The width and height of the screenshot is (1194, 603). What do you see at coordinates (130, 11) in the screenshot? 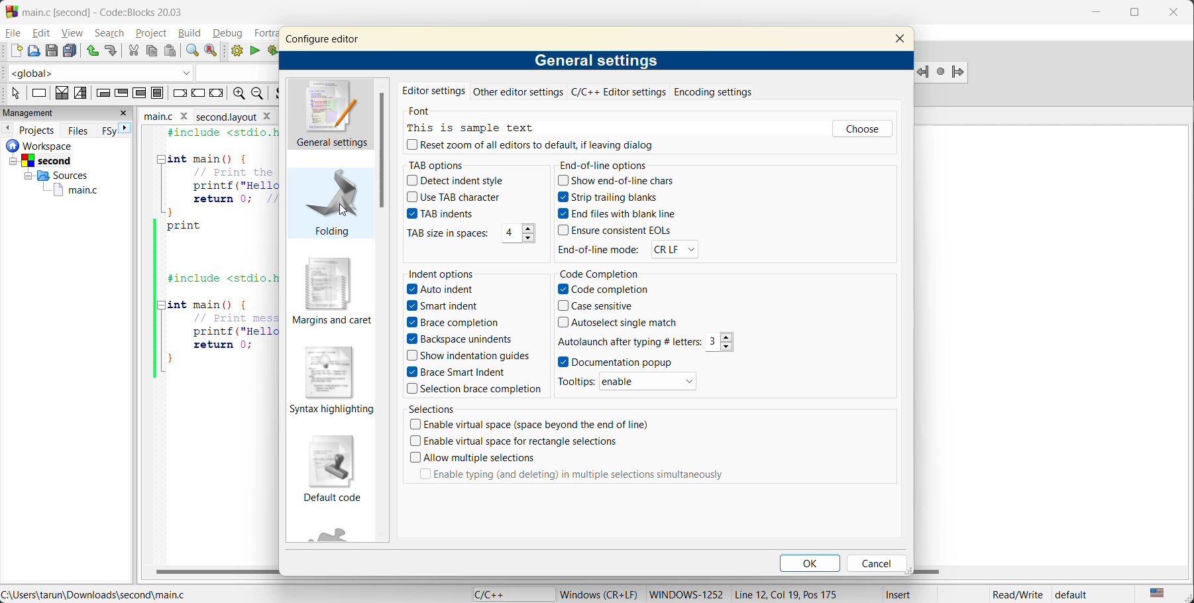
I see `app name and file name` at bounding box center [130, 11].